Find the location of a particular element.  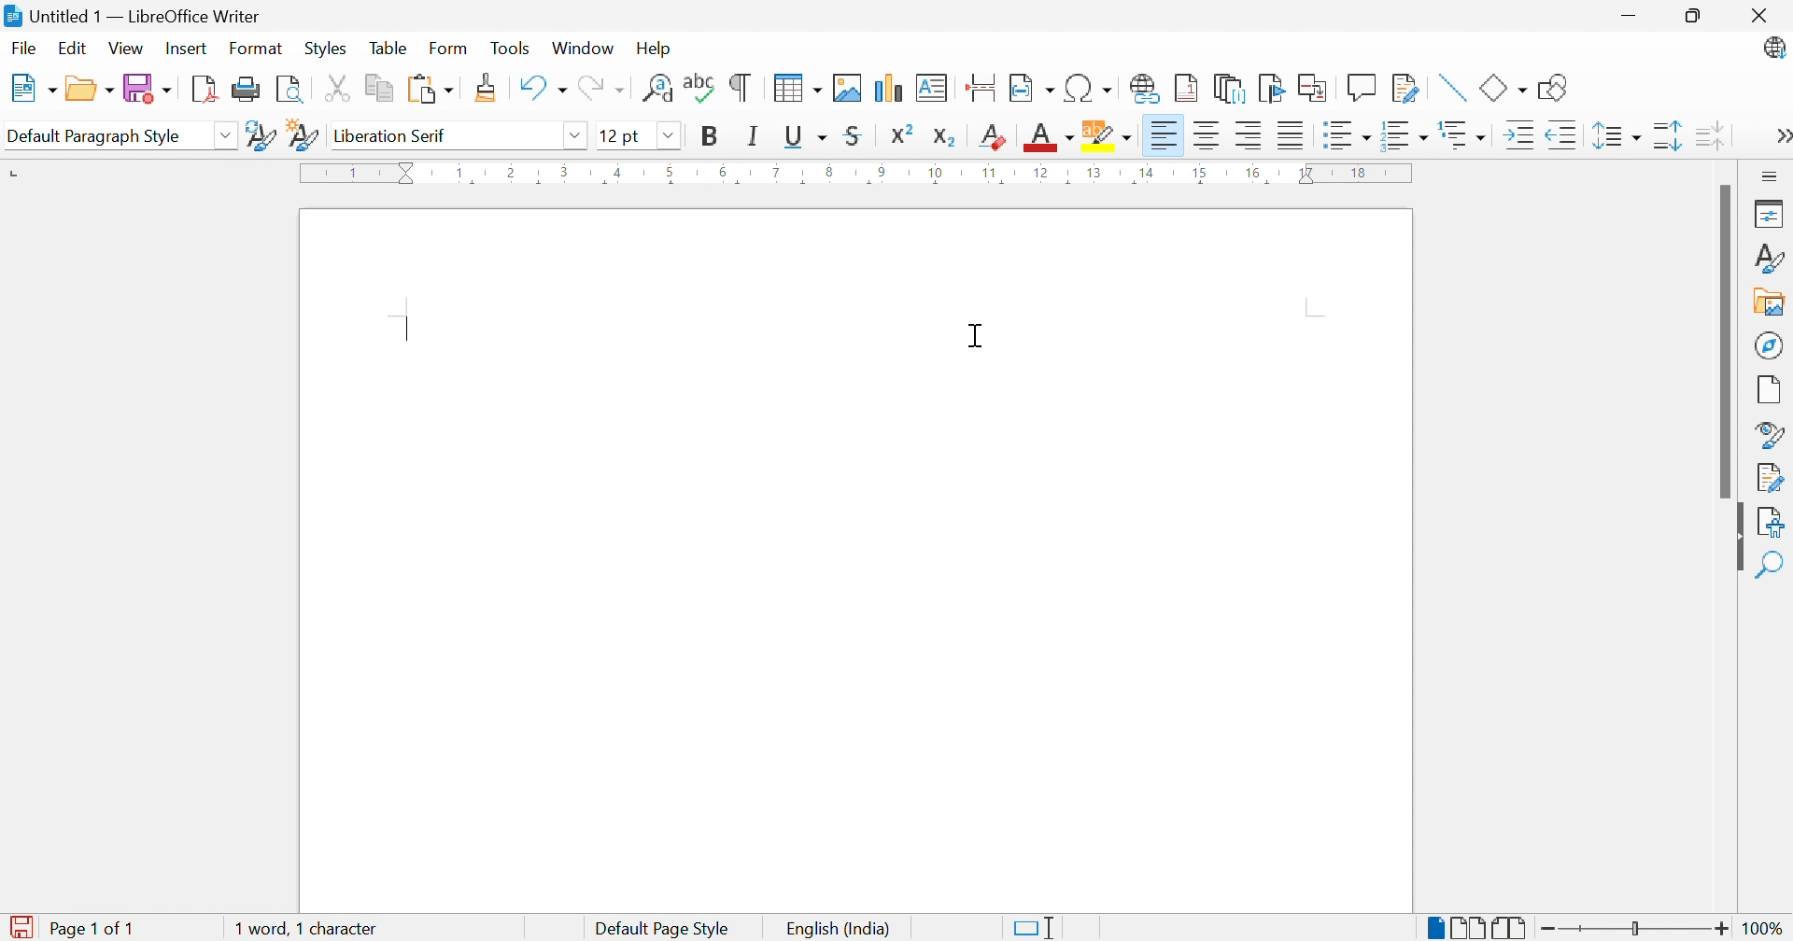

Help is located at coordinates (652, 49).